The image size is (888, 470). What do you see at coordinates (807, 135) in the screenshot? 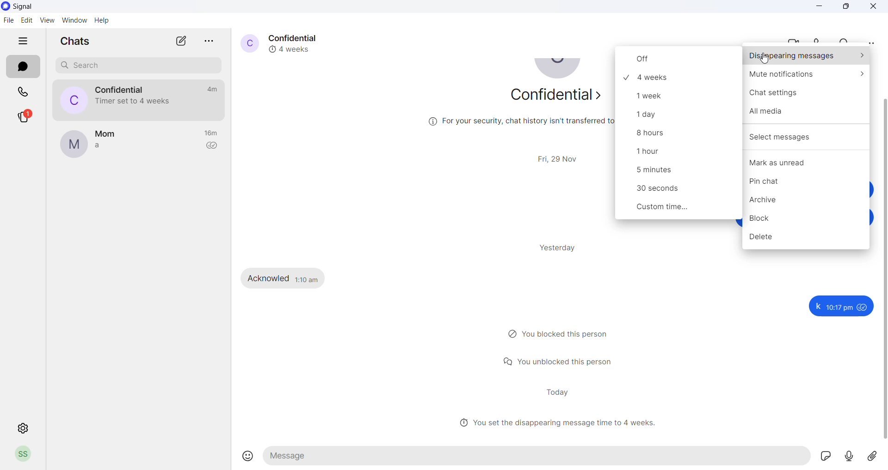
I see `select messages` at bounding box center [807, 135].